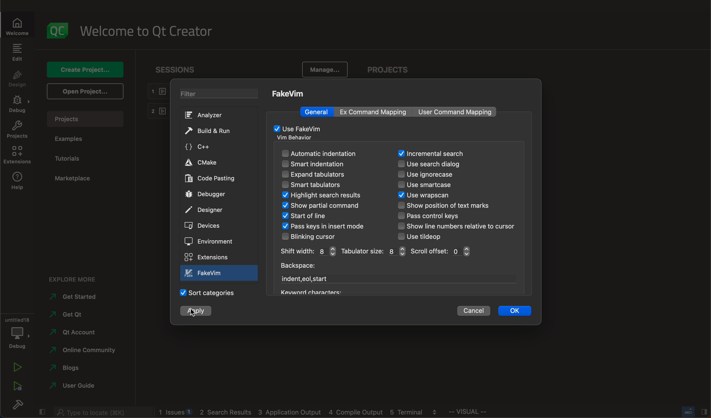  I want to click on mapping, so click(377, 112).